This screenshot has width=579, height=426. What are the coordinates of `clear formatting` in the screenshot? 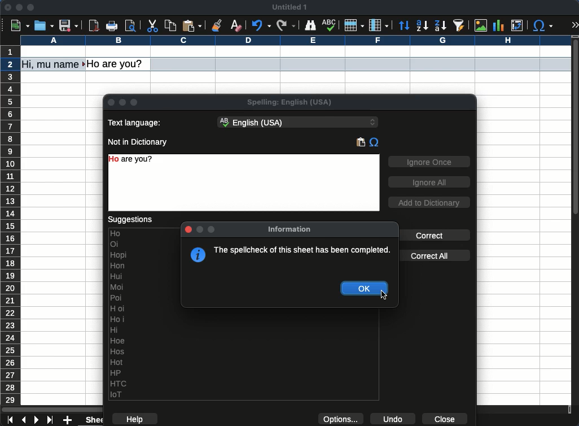 It's located at (238, 24).